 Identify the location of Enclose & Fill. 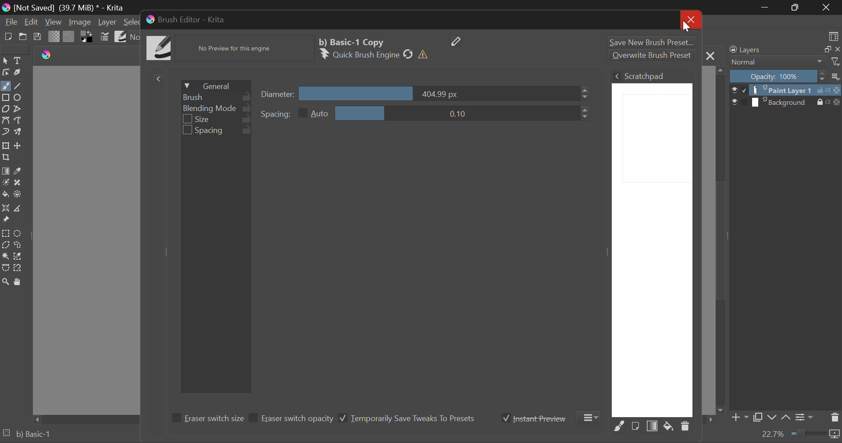
(18, 194).